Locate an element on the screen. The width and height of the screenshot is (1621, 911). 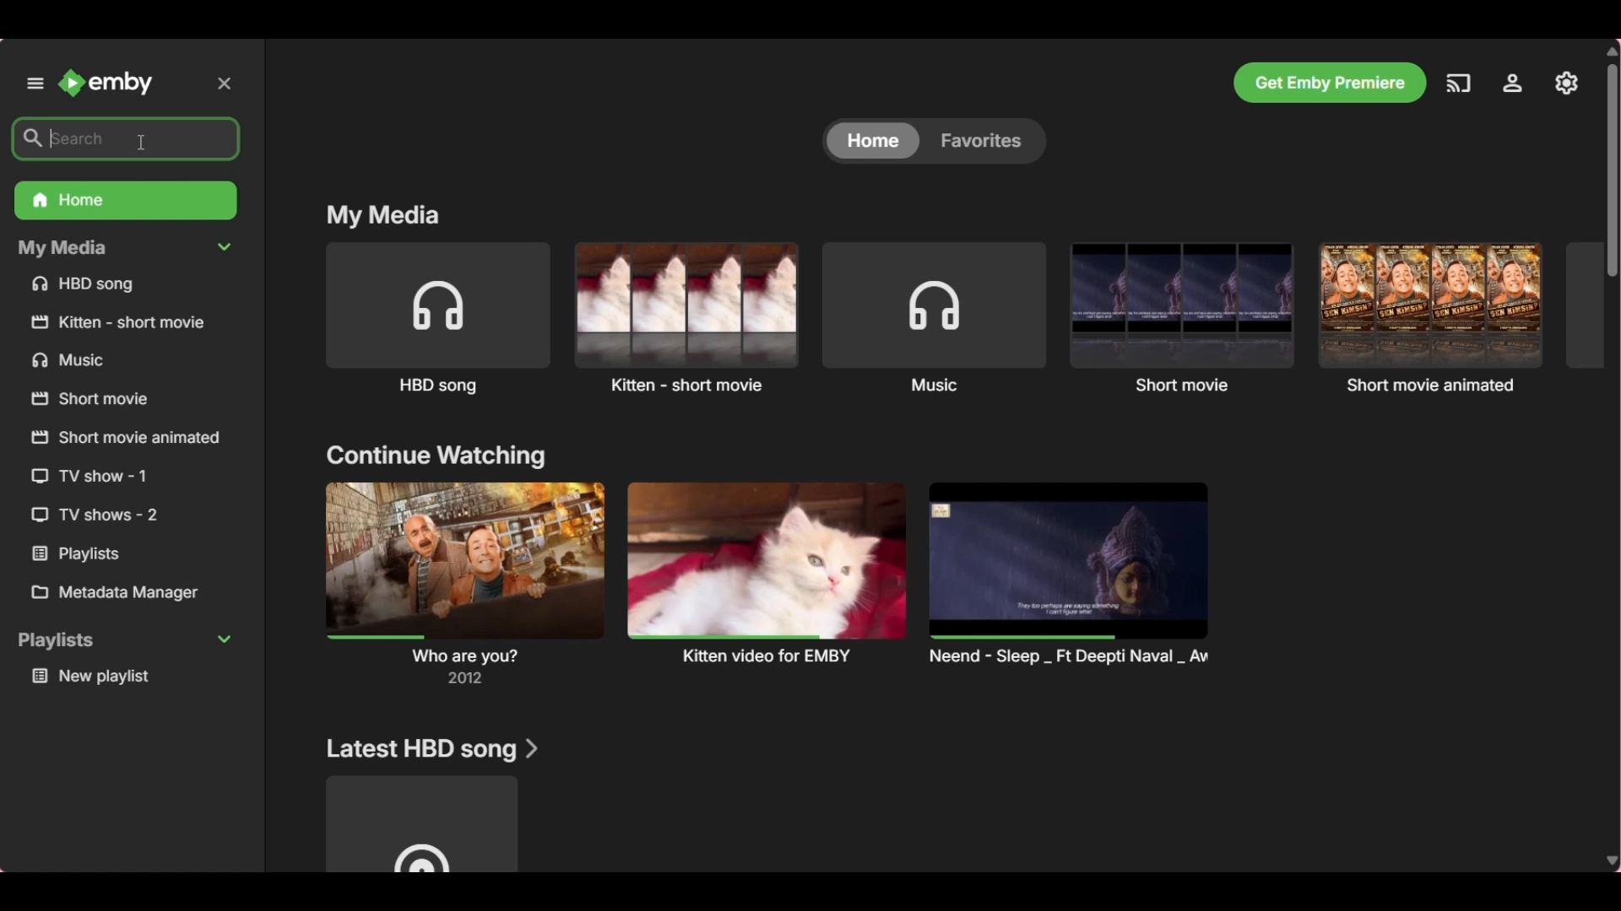
 is located at coordinates (116, 400).